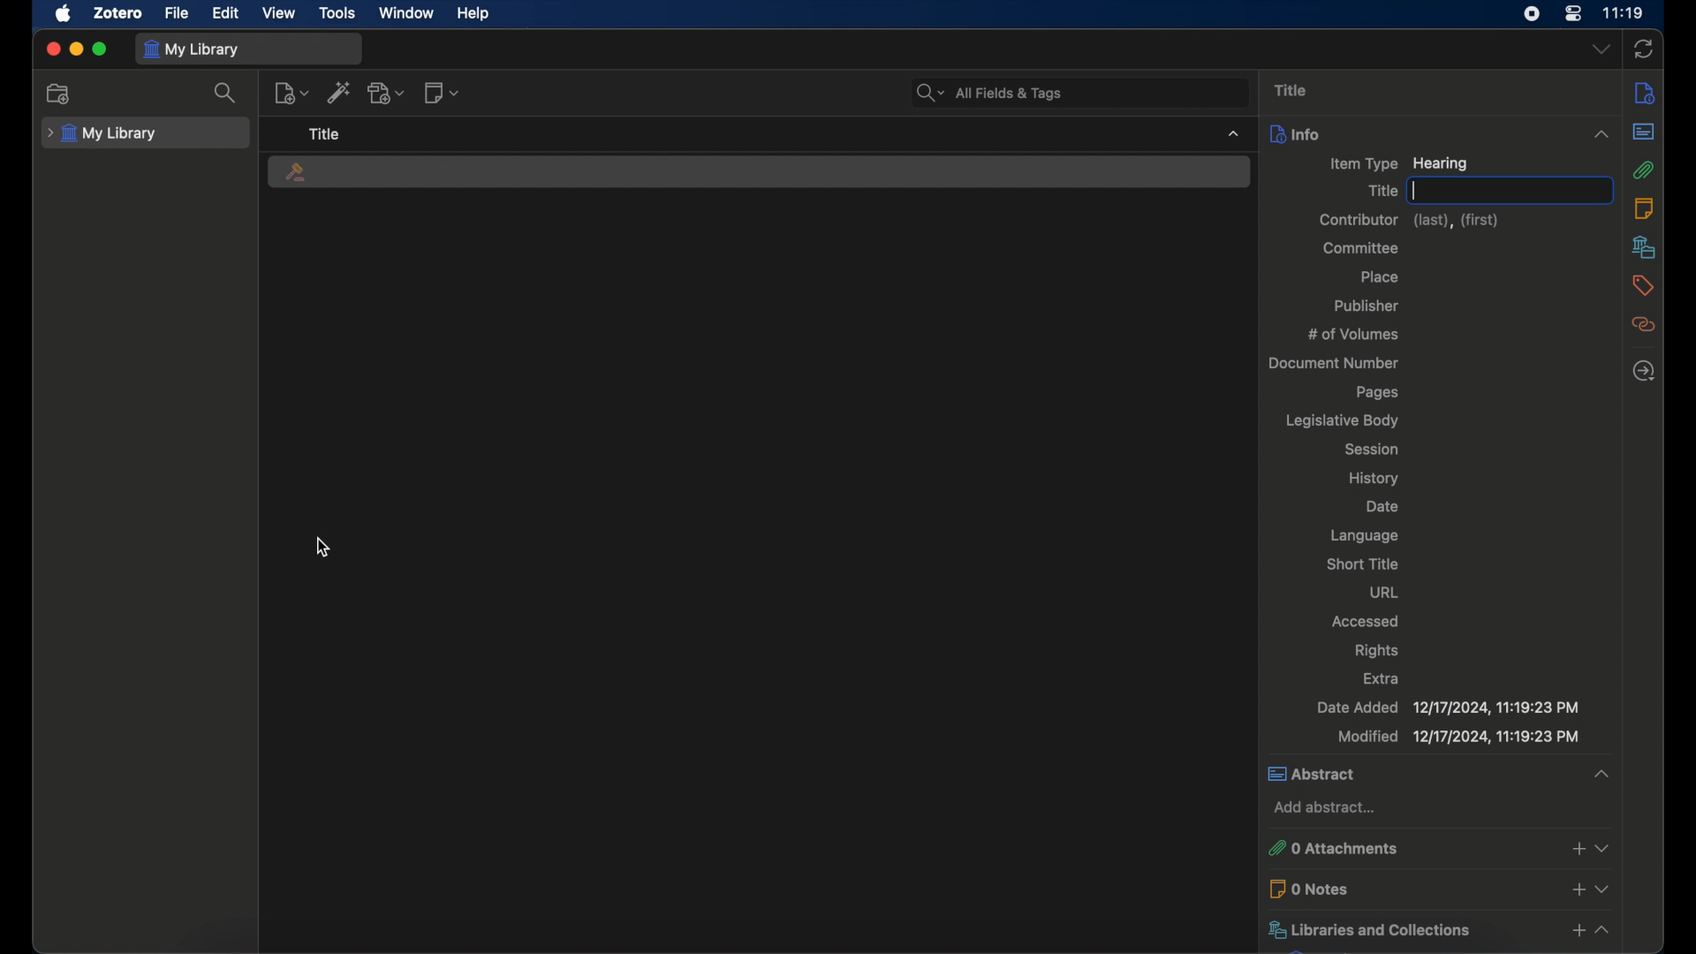 The image size is (1696, 954). What do you see at coordinates (1291, 89) in the screenshot?
I see `title` at bounding box center [1291, 89].